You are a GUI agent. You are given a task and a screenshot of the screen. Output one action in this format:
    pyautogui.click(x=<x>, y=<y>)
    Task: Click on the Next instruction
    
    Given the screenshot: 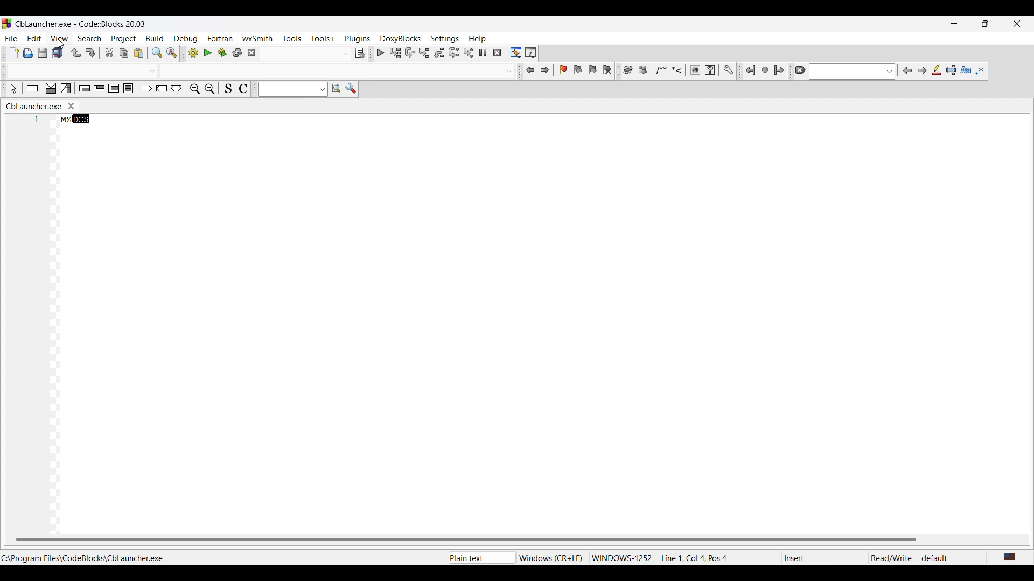 What is the action you would take?
    pyautogui.click(x=454, y=52)
    